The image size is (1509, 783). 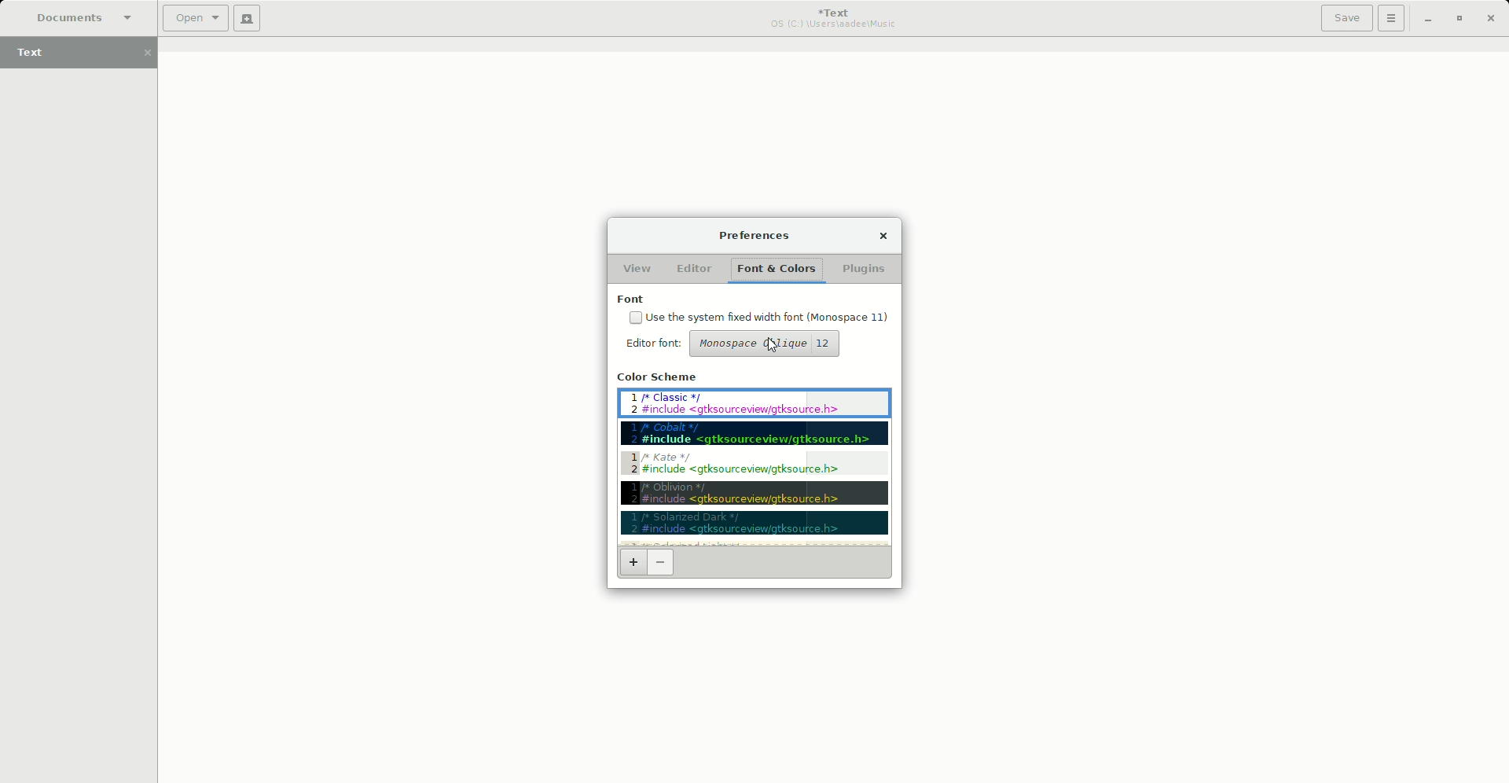 What do you see at coordinates (694, 269) in the screenshot?
I see `Editor` at bounding box center [694, 269].